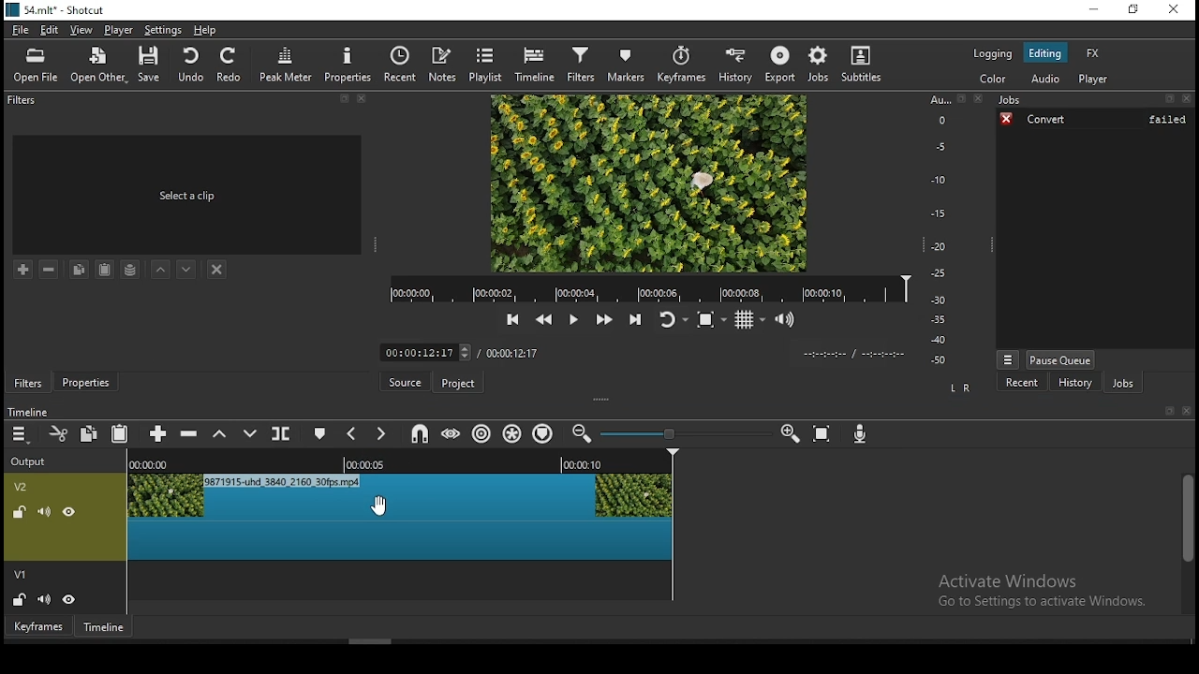 This screenshot has width=1199, height=674. Describe the element at coordinates (400, 520) in the screenshot. I see `video track 2` at that location.